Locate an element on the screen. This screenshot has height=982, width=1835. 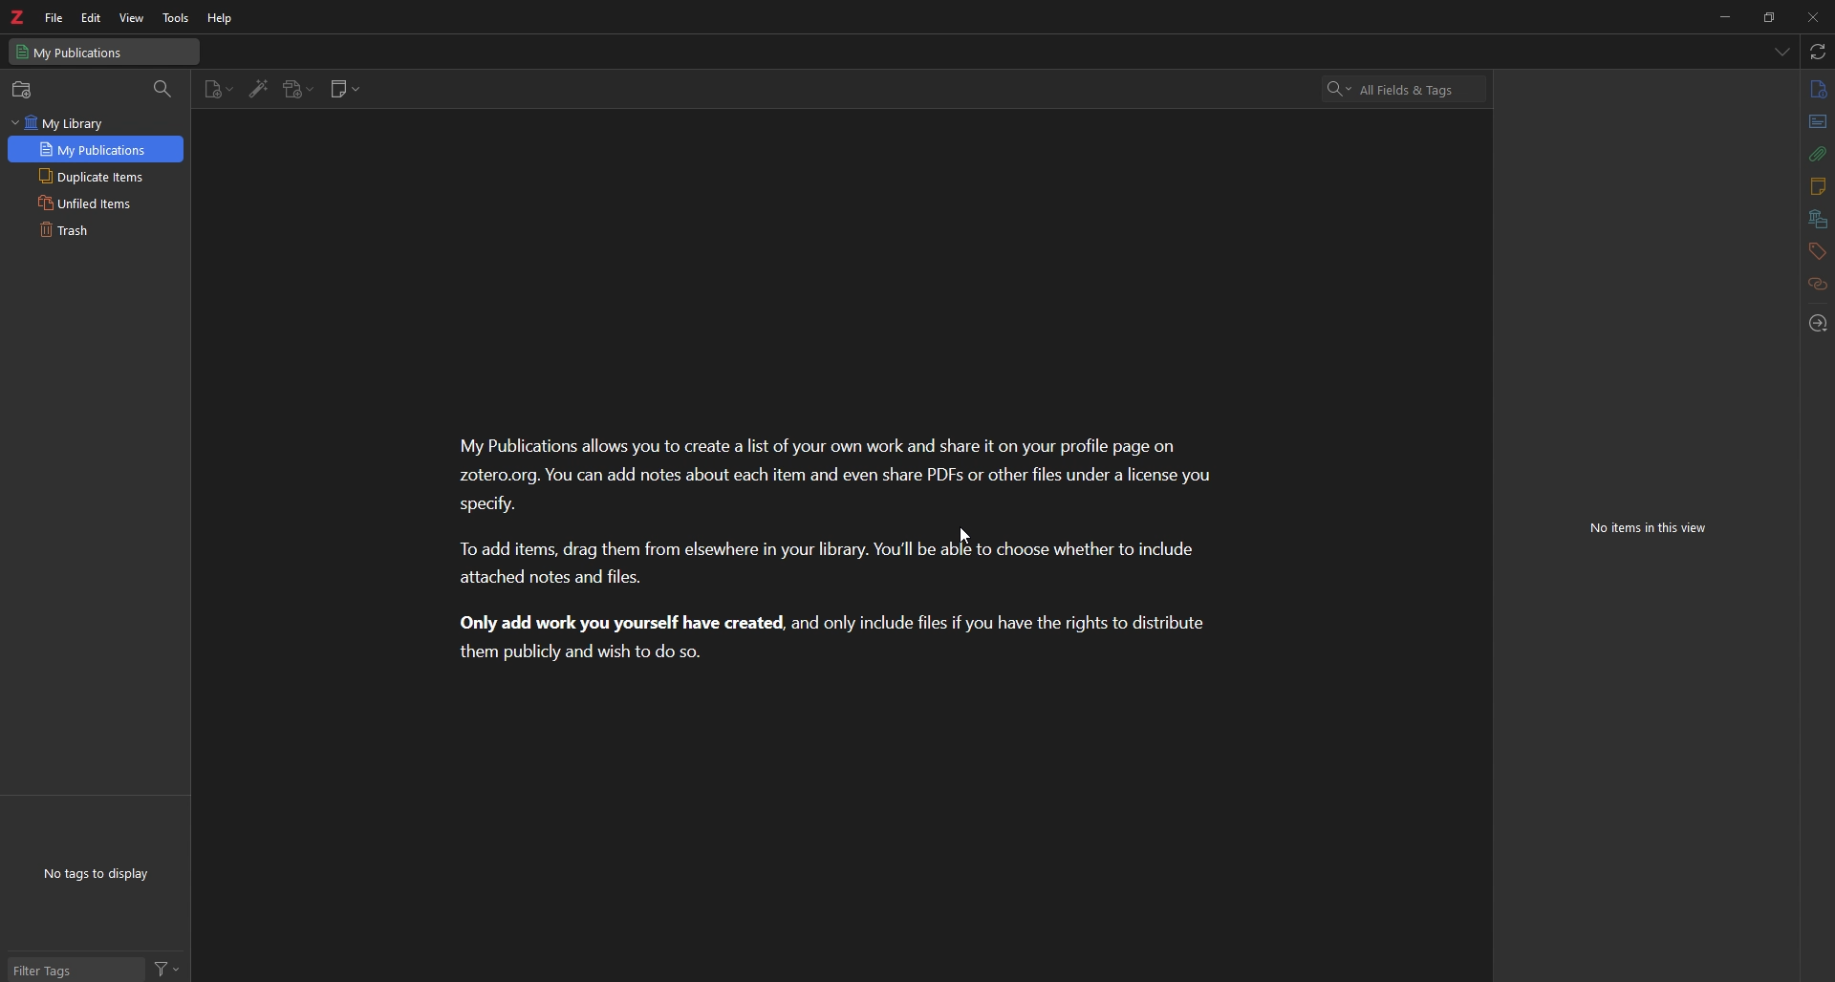
filter collection is located at coordinates (162, 89).